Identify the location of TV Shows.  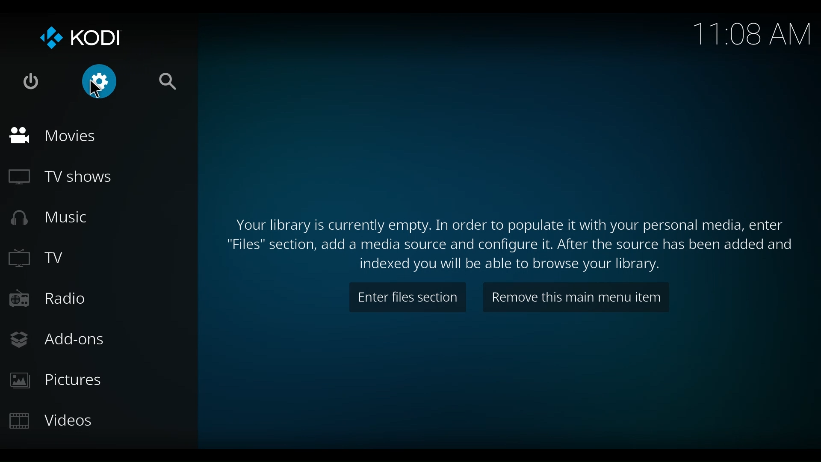
(62, 178).